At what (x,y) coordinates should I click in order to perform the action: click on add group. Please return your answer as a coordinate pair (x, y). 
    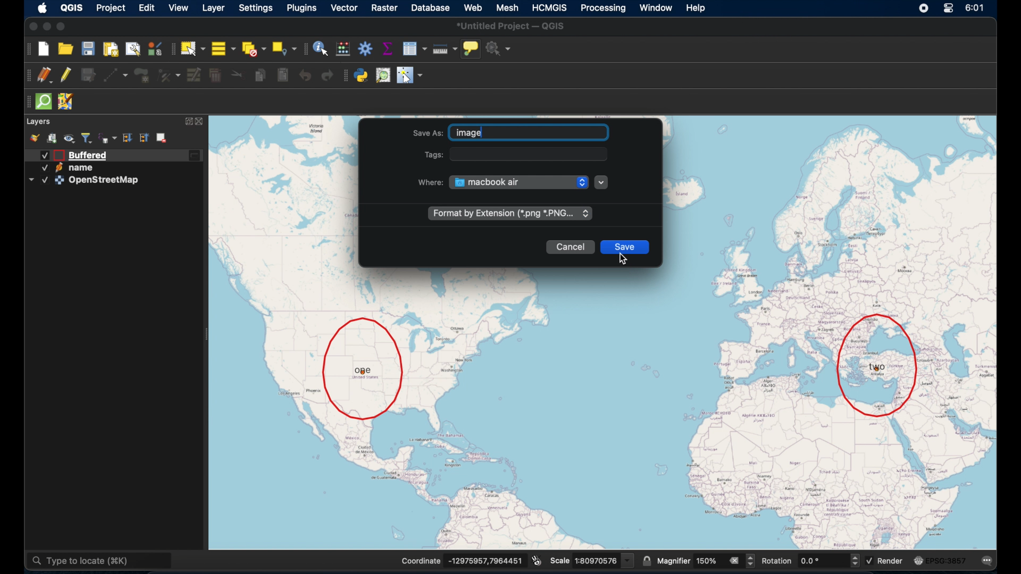
    Looking at the image, I should click on (52, 138).